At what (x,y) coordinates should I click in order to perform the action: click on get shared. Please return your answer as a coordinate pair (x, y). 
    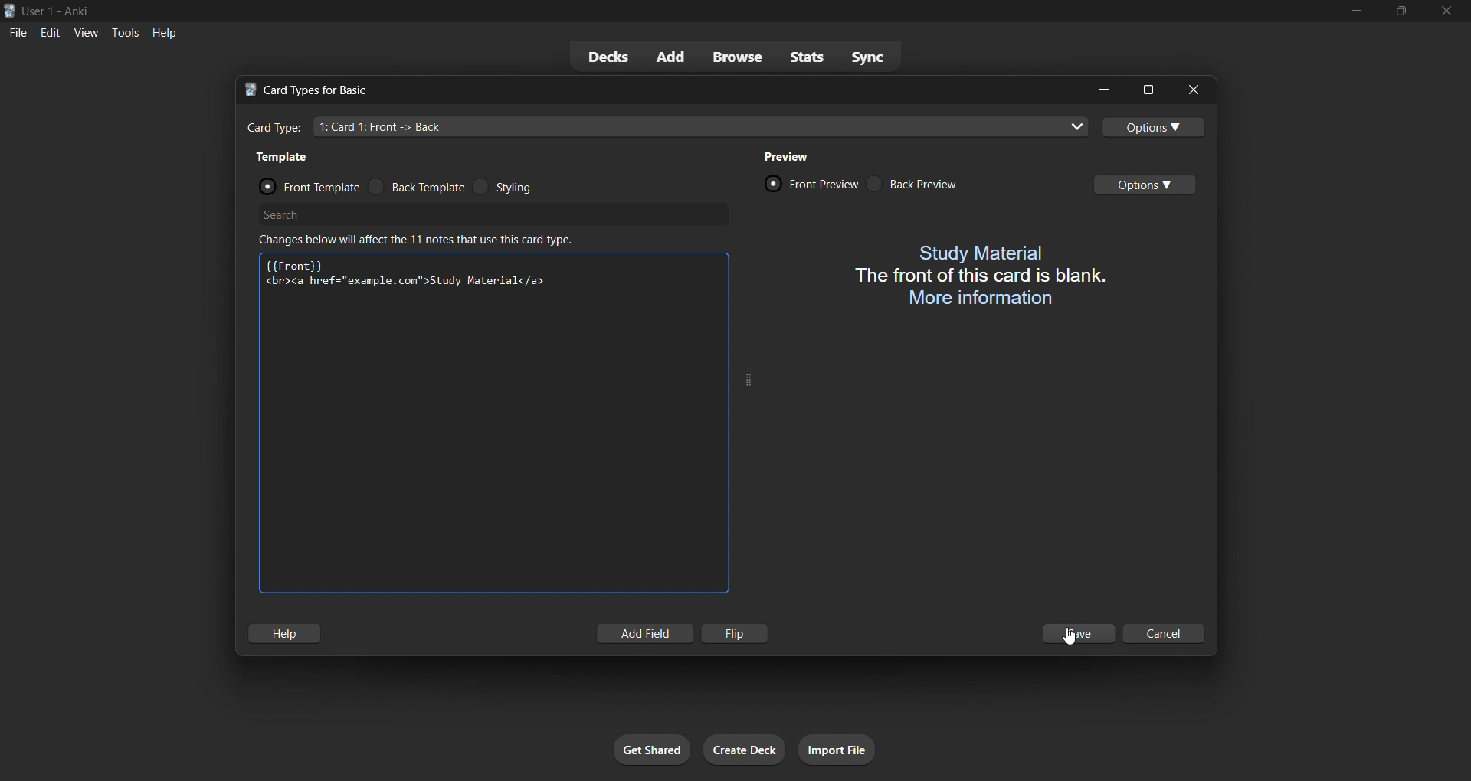
    Looking at the image, I should click on (649, 749).